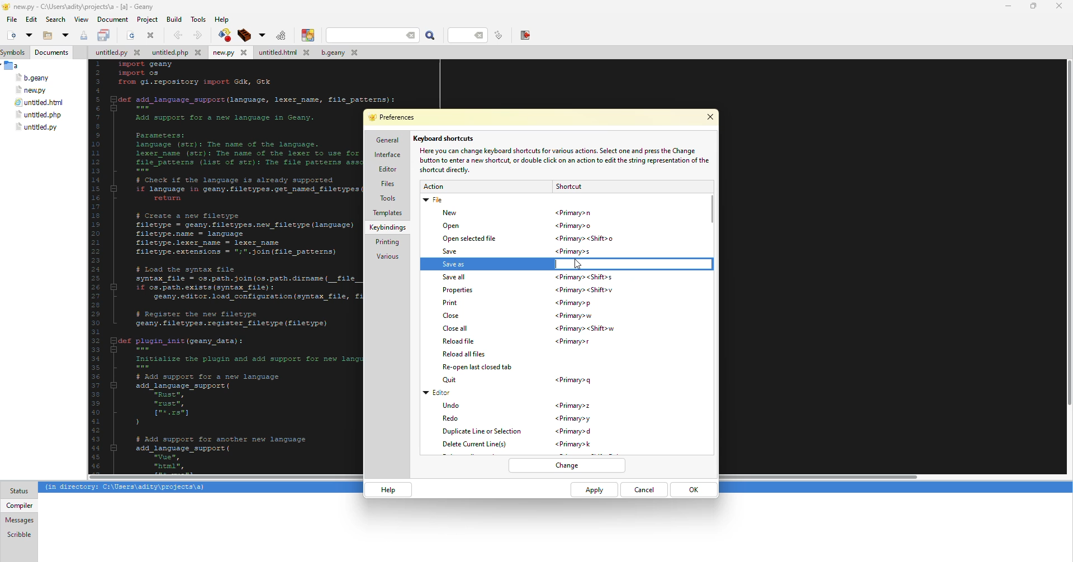  Describe the element at coordinates (395, 118) in the screenshot. I see `preferences` at that location.